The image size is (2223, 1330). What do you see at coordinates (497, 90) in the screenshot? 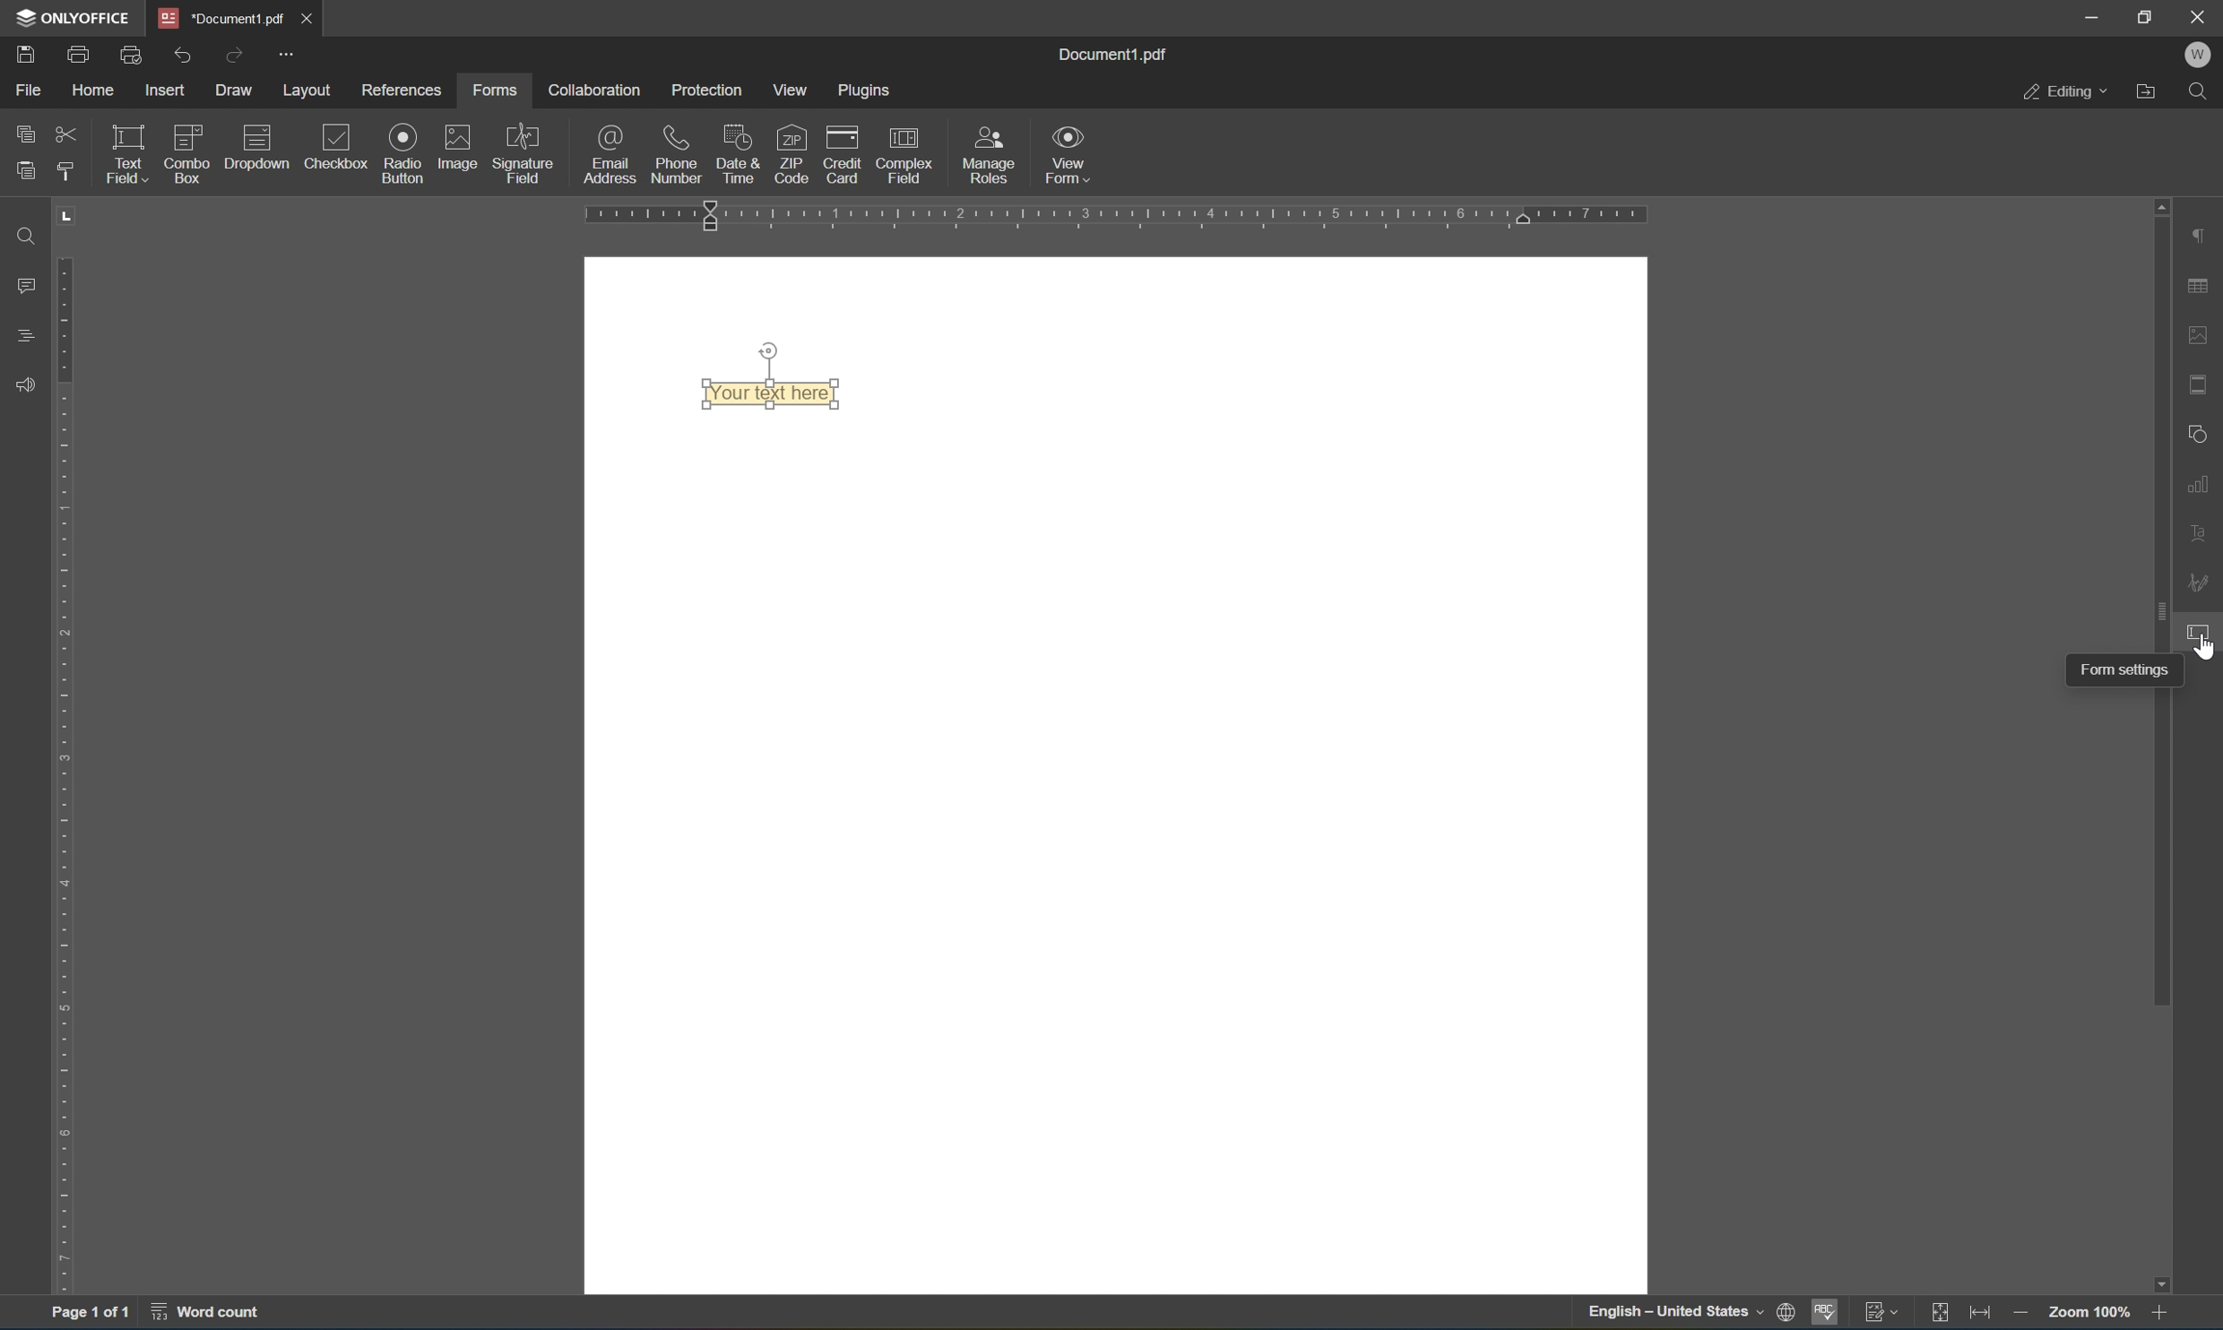
I see `forms` at bounding box center [497, 90].